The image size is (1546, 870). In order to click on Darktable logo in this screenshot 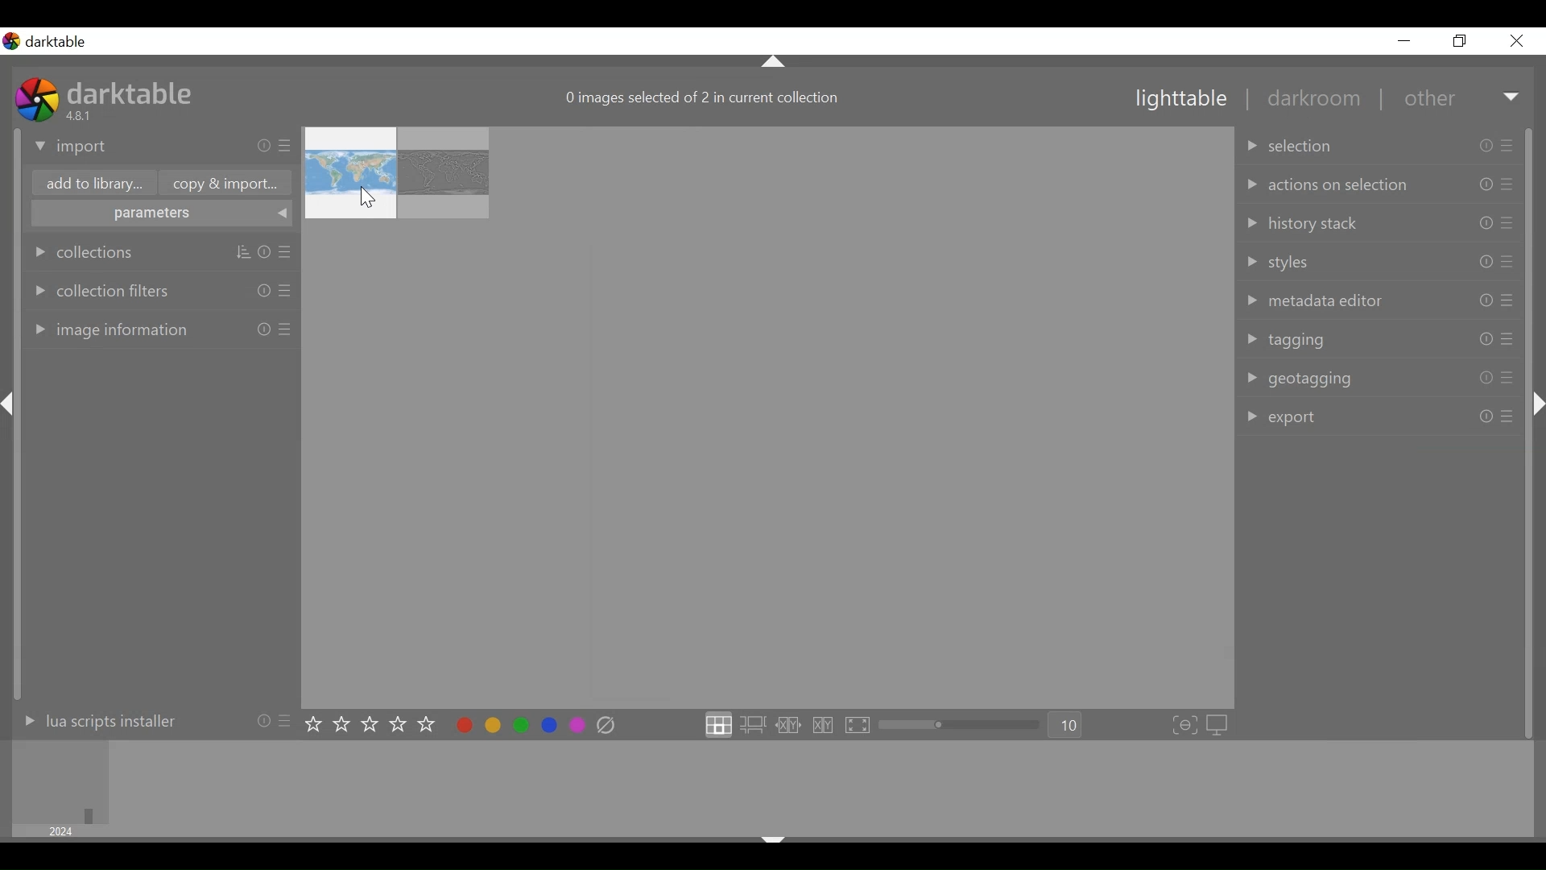, I will do `click(48, 42)`.